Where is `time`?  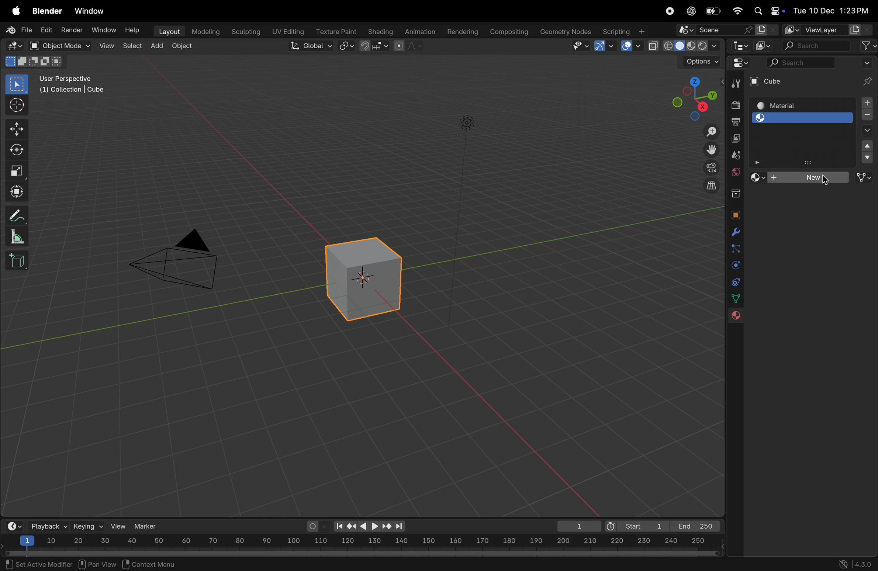 time is located at coordinates (13, 526).